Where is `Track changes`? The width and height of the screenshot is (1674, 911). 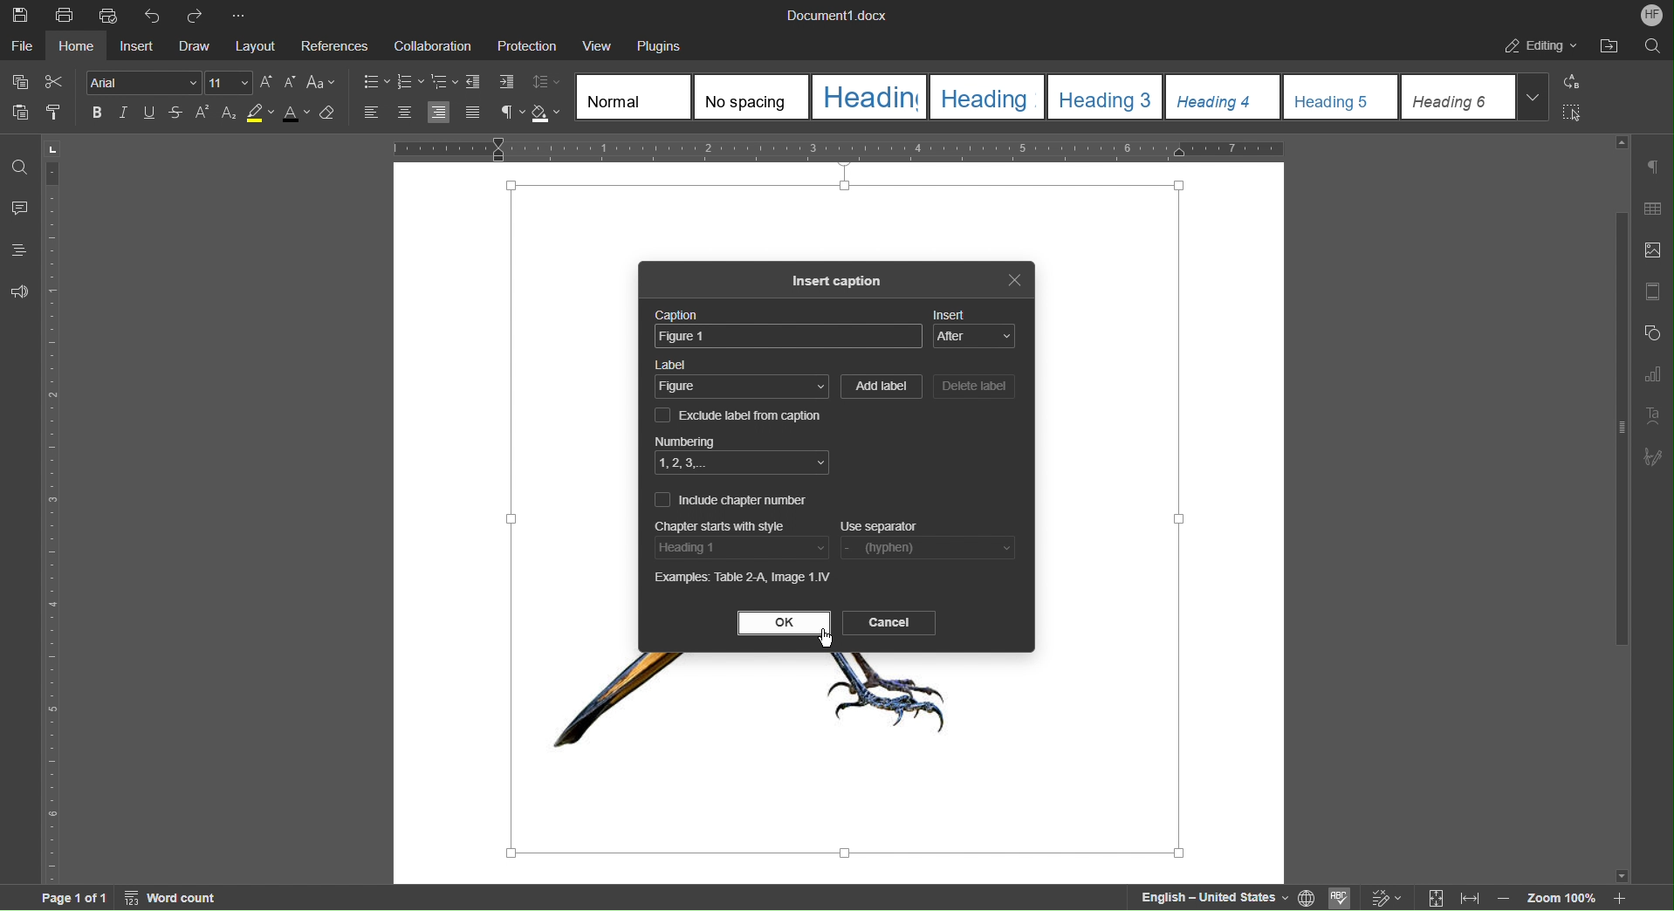
Track changes is located at coordinates (1384, 894).